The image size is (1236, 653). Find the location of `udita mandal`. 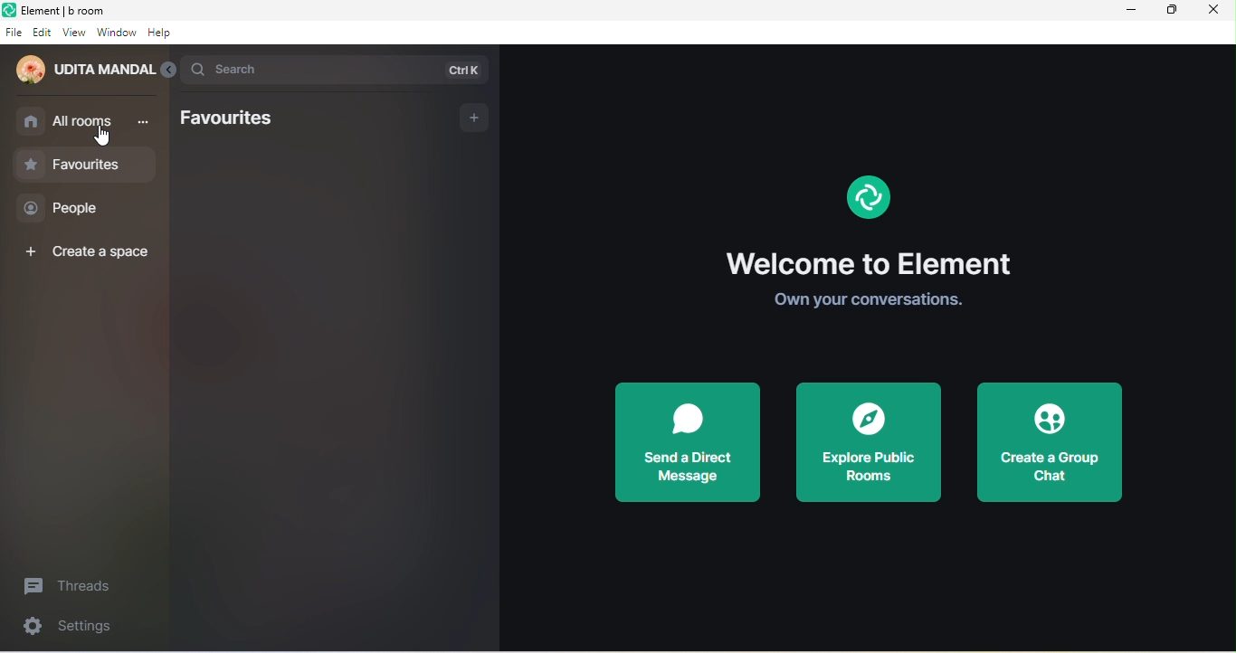

udita mandal is located at coordinates (81, 72).